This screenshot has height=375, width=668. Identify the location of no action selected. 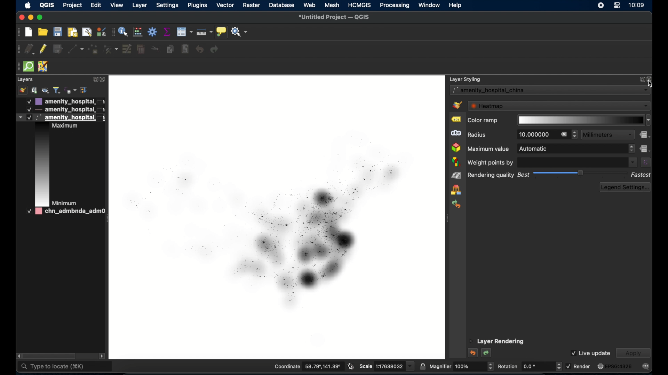
(240, 32).